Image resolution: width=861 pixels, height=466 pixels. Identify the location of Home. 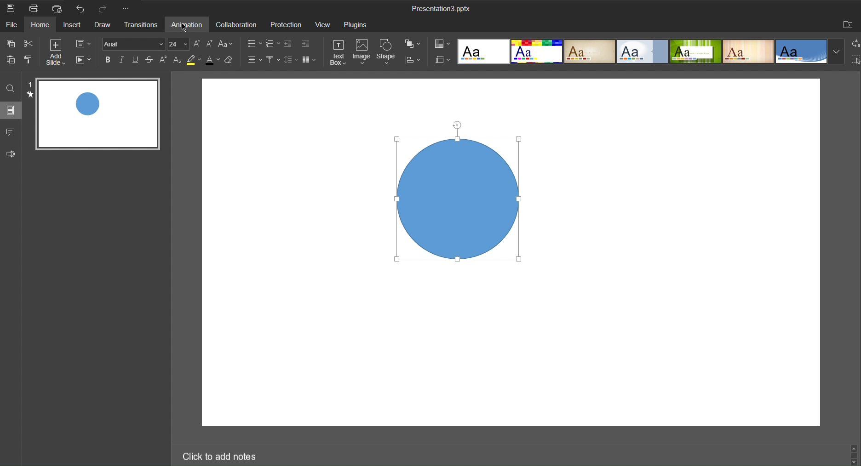
(43, 25).